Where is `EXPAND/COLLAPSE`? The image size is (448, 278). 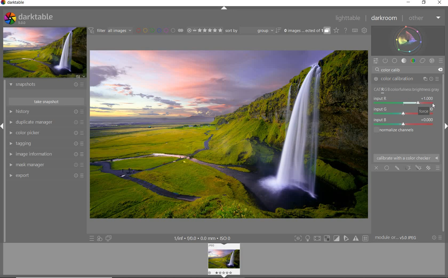 EXPAND/COLLAPSE is located at coordinates (225, 9).